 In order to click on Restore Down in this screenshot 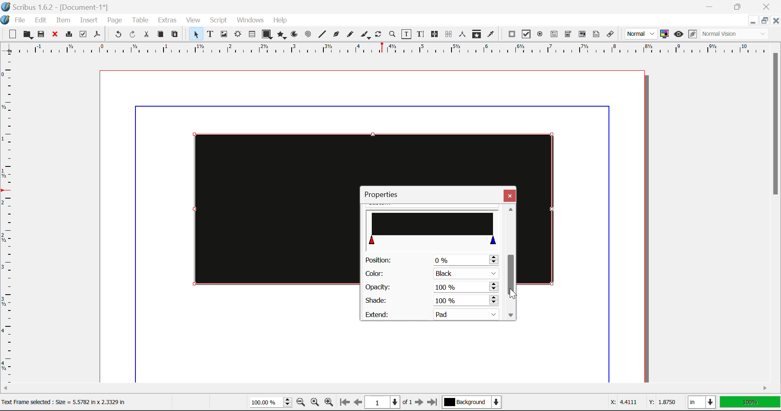, I will do `click(752, 21)`.